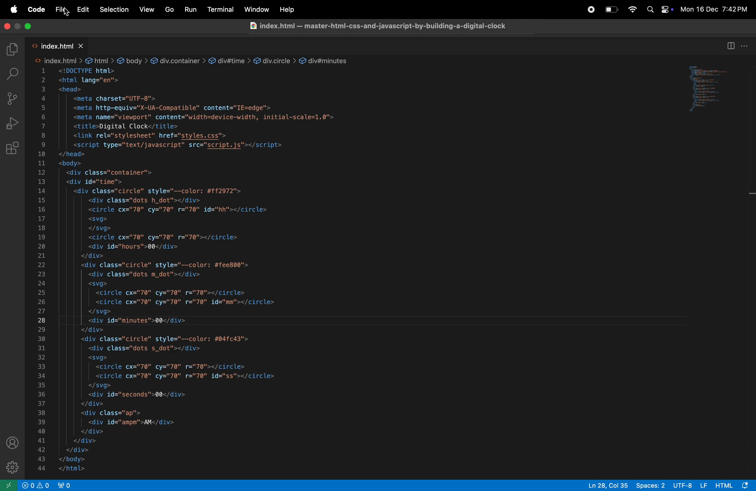 Image resolution: width=756 pixels, height=491 pixels. What do you see at coordinates (36, 10) in the screenshot?
I see `code` at bounding box center [36, 10].